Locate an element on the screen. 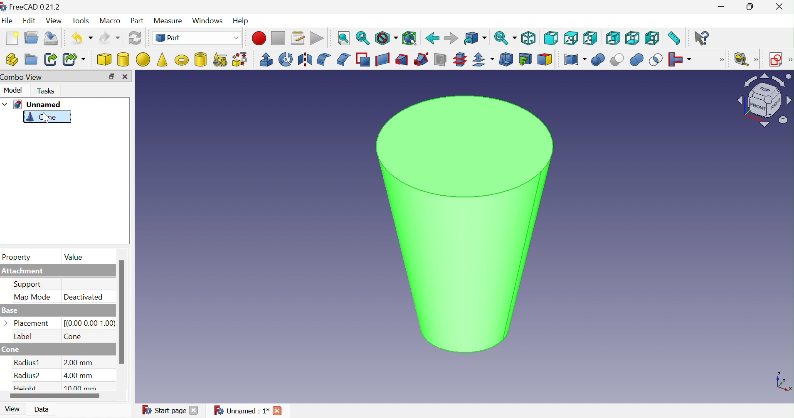 The width and height of the screenshot is (794, 418). Fit all is located at coordinates (344, 39).